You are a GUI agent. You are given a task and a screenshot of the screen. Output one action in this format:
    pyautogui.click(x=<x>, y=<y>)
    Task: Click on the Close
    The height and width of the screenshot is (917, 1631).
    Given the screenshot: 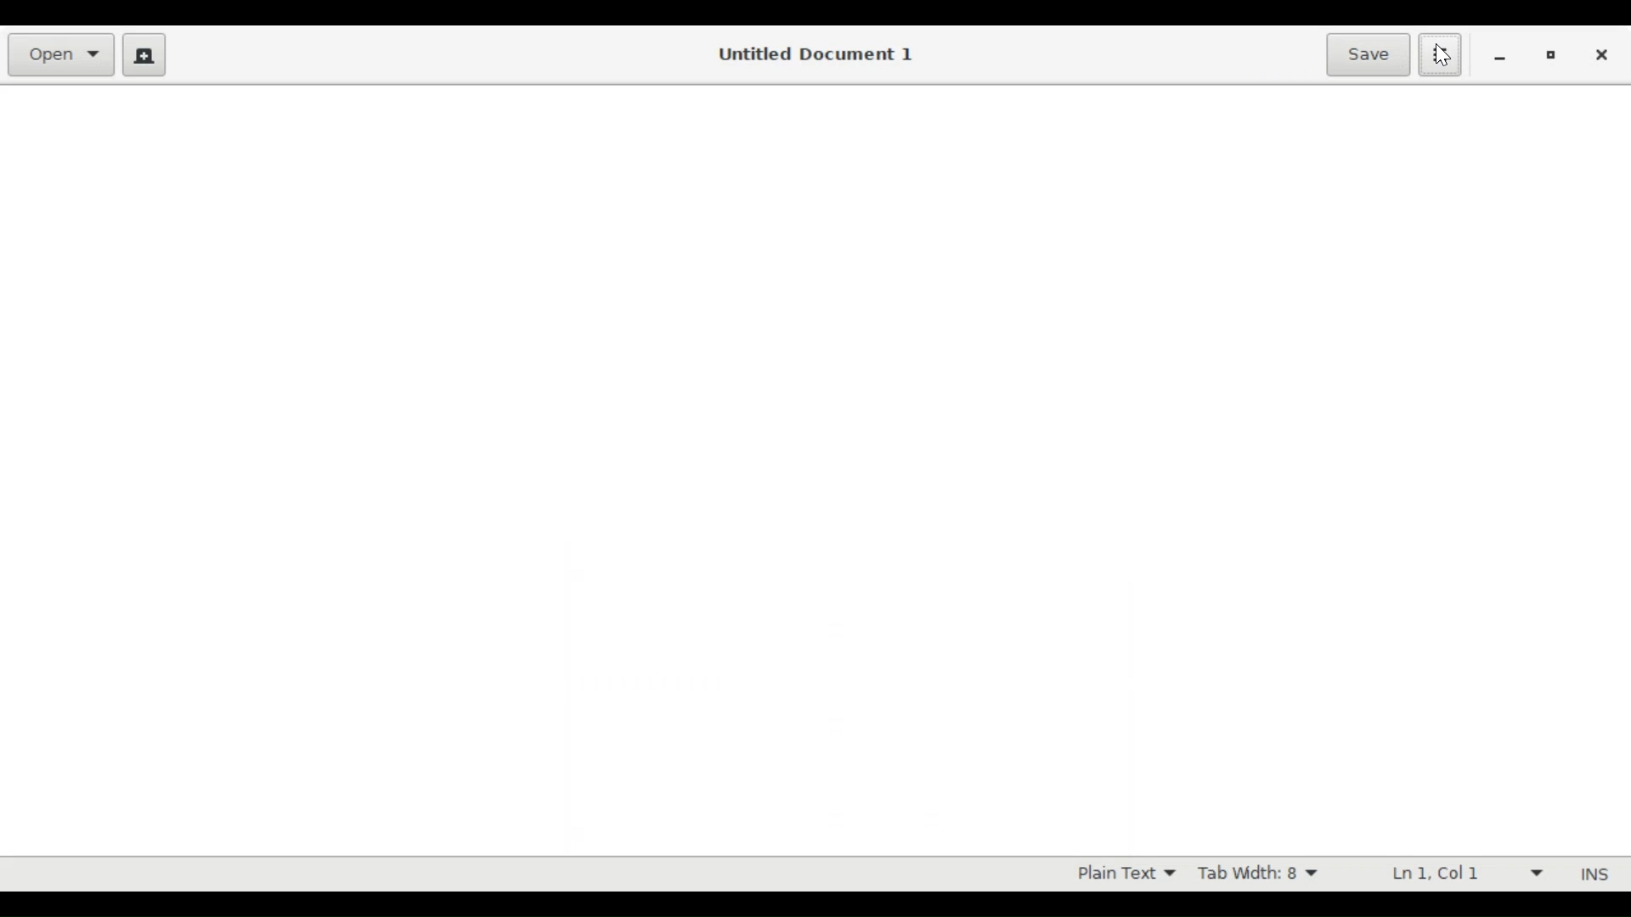 What is the action you would take?
    pyautogui.click(x=1604, y=58)
    